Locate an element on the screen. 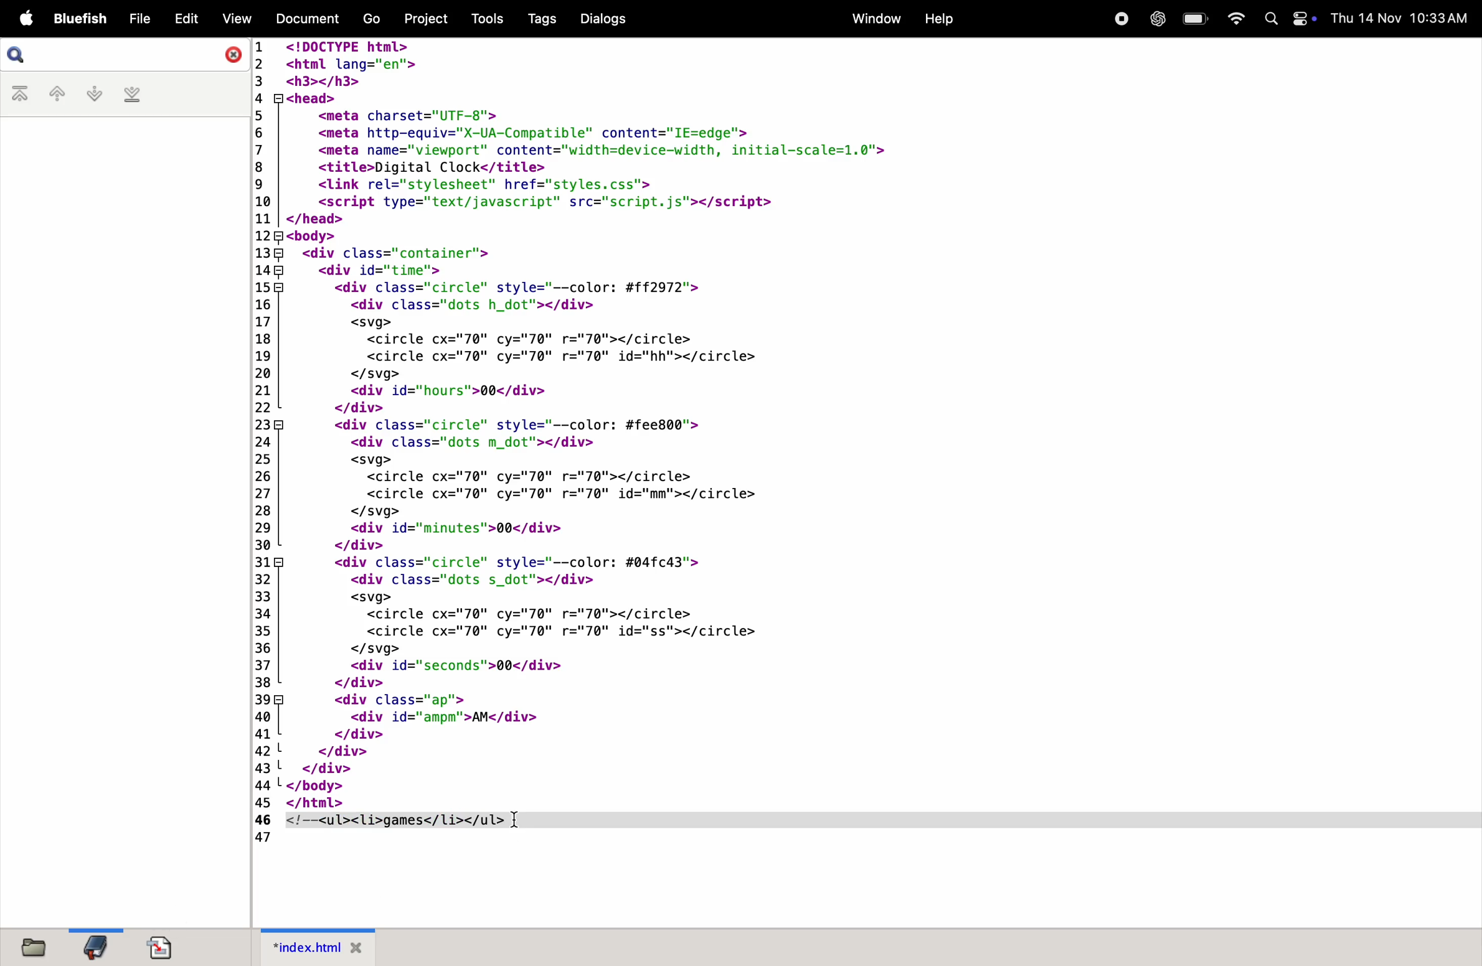 The height and width of the screenshot is (966, 1482). next bookmark is located at coordinates (93, 94).